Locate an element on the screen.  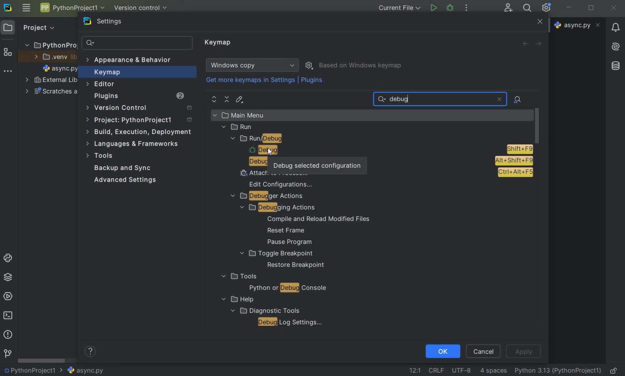
file name is located at coordinates (82, 370).